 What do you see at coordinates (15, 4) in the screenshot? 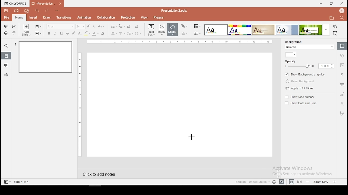
I see `icon` at bounding box center [15, 4].